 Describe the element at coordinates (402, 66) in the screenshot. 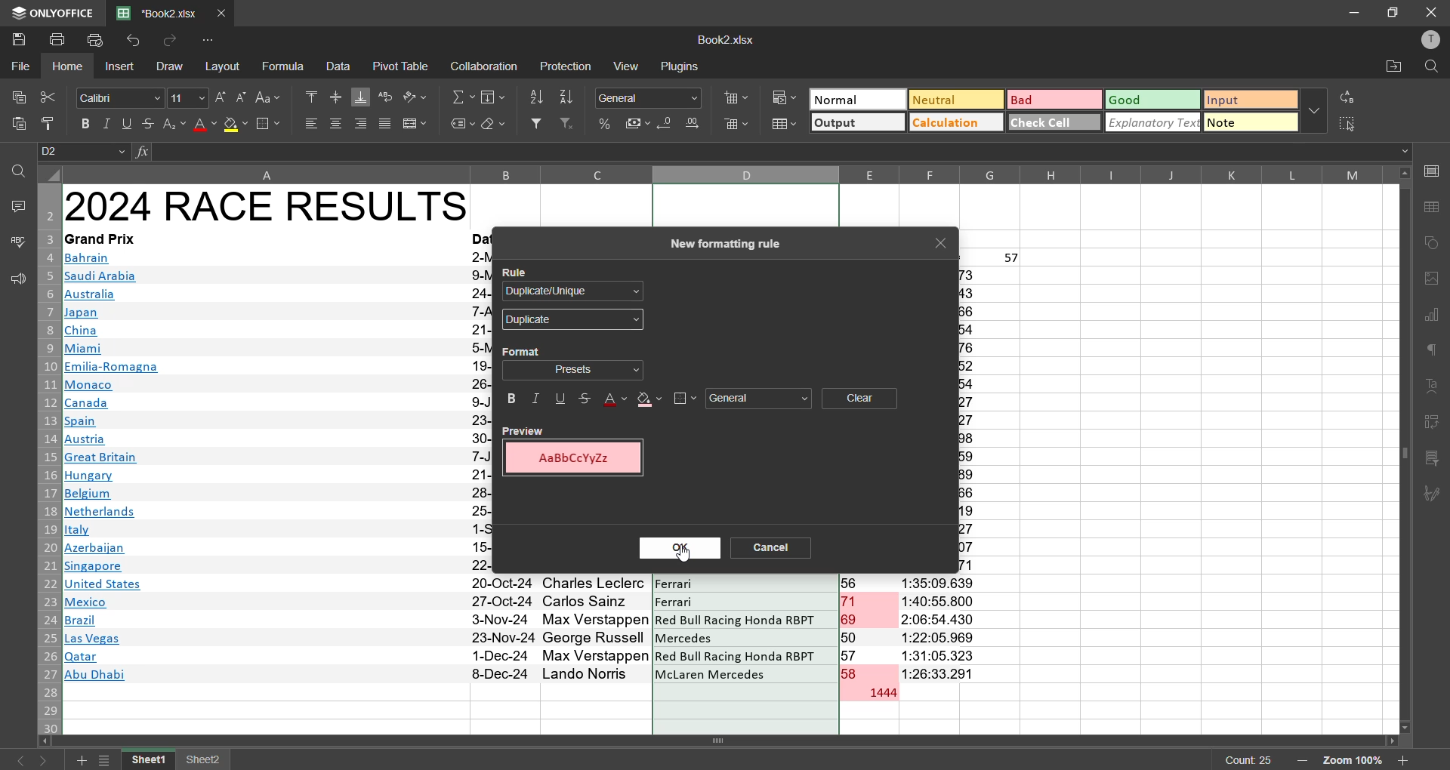

I see `pivot table` at that location.